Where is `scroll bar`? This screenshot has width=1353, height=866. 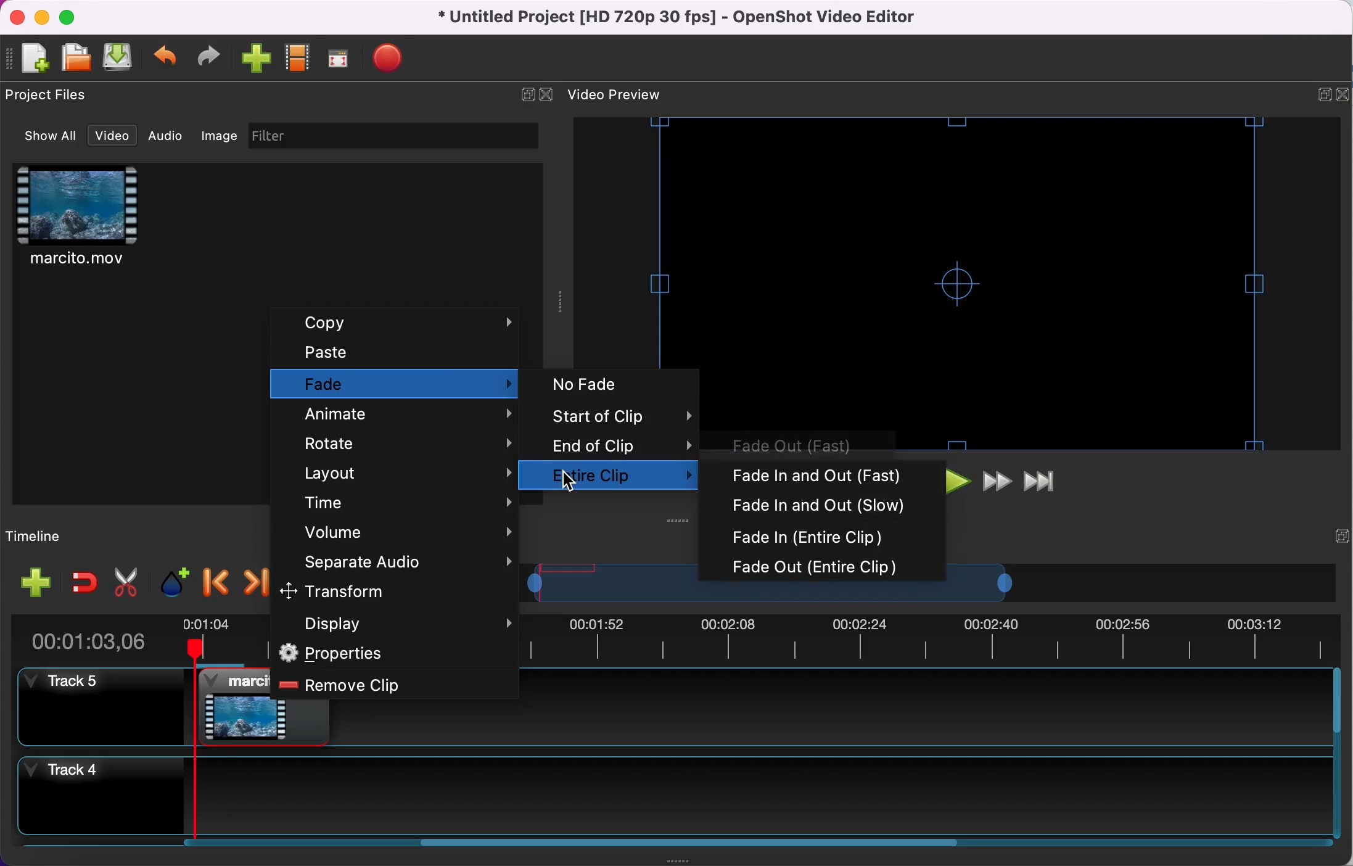
scroll bar is located at coordinates (712, 844).